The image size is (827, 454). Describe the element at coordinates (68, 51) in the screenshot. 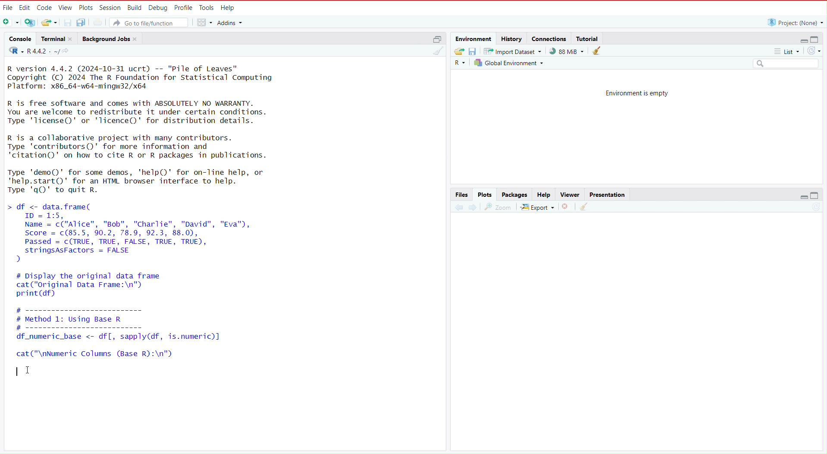

I see `view the current working directory` at that location.